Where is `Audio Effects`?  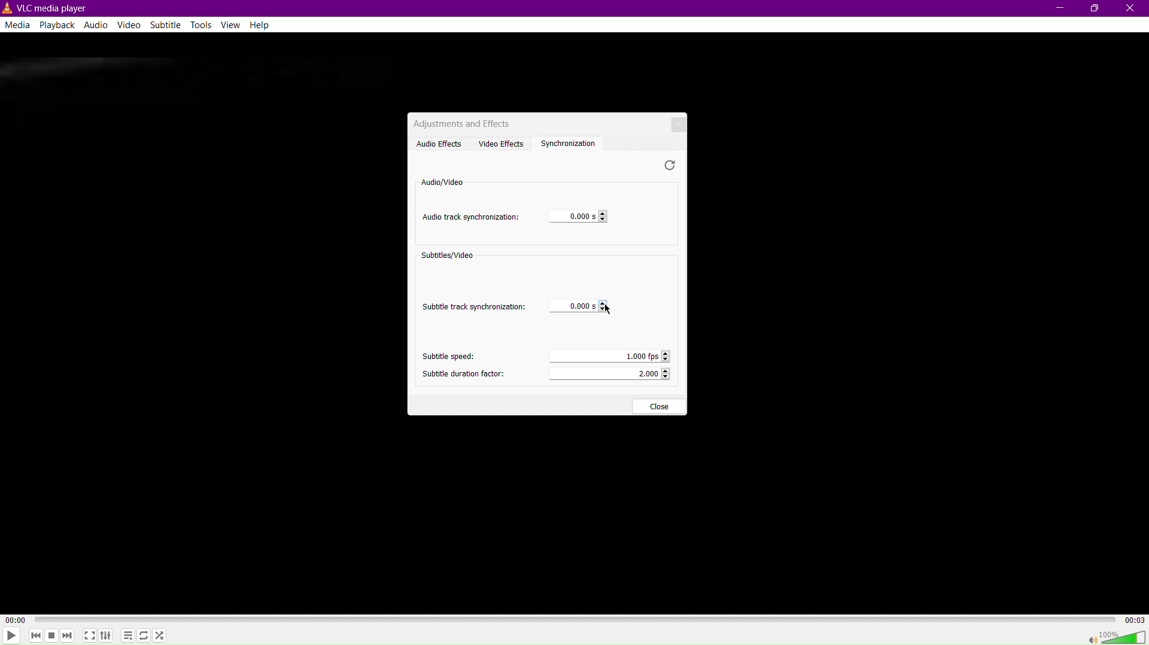 Audio Effects is located at coordinates (436, 143).